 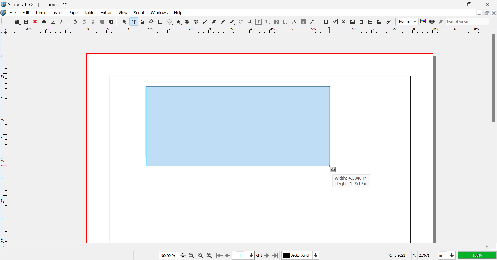 What do you see at coordinates (242, 247) in the screenshot?
I see `Horizontal Scroll Bar` at bounding box center [242, 247].